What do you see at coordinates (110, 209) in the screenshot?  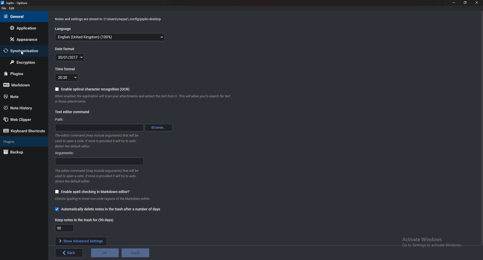 I see `Automatically delete notes` at bounding box center [110, 209].